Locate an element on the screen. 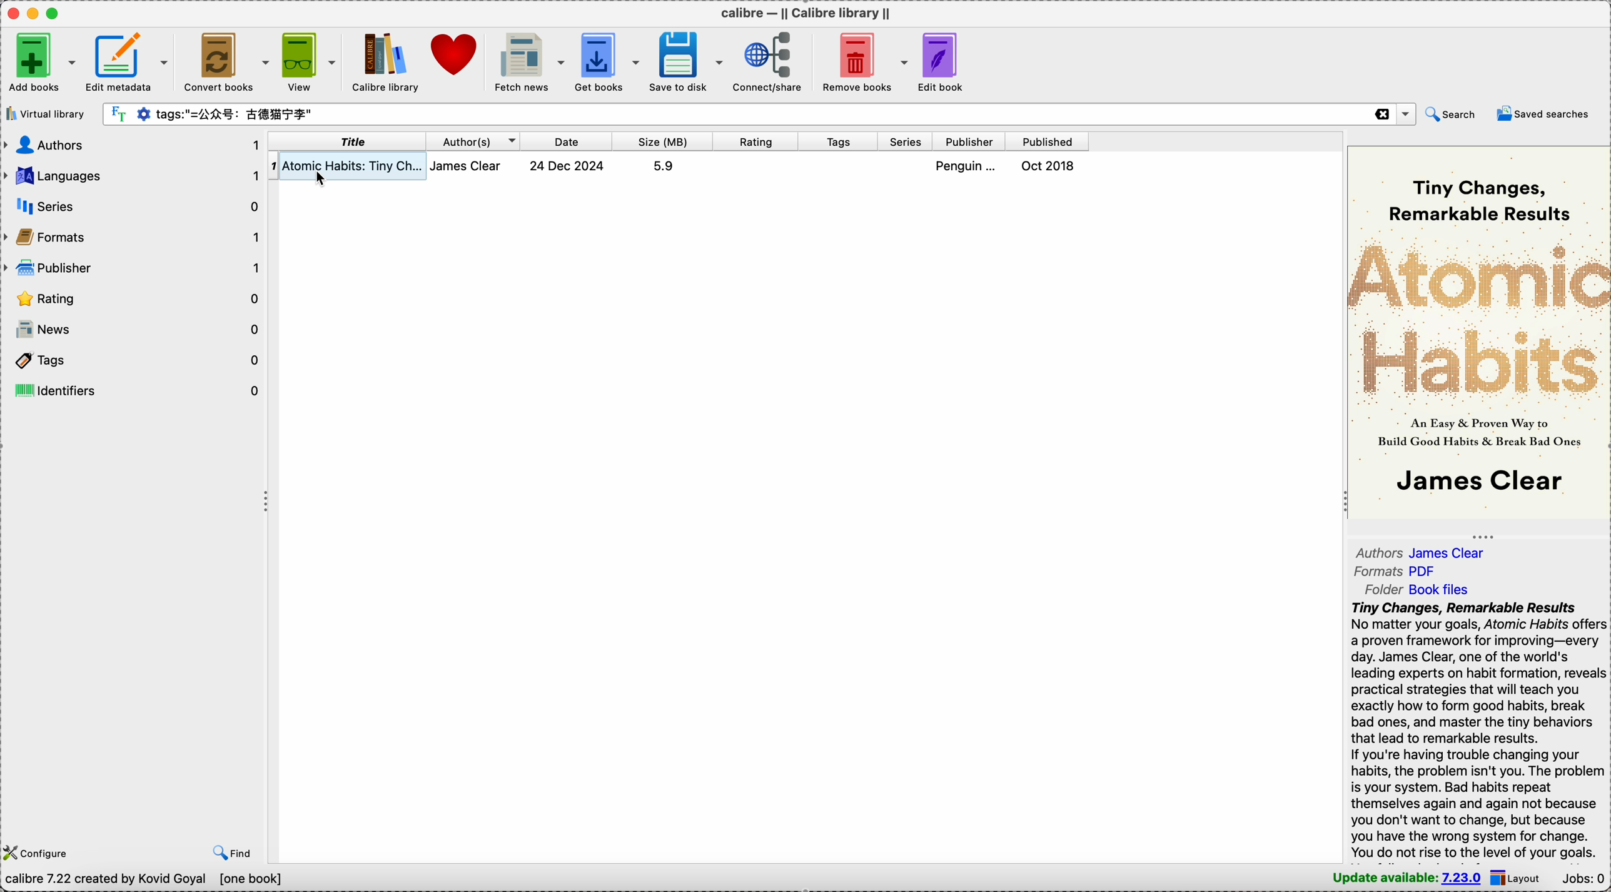 The height and width of the screenshot is (892, 1611). author(s) is located at coordinates (477, 143).